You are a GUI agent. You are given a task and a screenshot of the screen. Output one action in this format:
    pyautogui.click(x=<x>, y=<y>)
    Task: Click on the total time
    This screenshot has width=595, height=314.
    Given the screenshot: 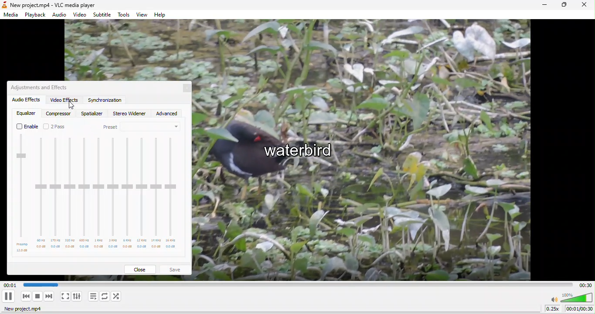 What is the action you would take?
    pyautogui.click(x=583, y=284)
    